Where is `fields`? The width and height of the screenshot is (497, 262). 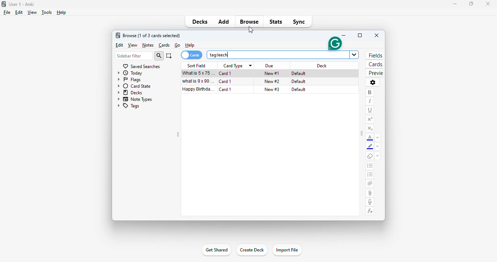
fields is located at coordinates (375, 55).